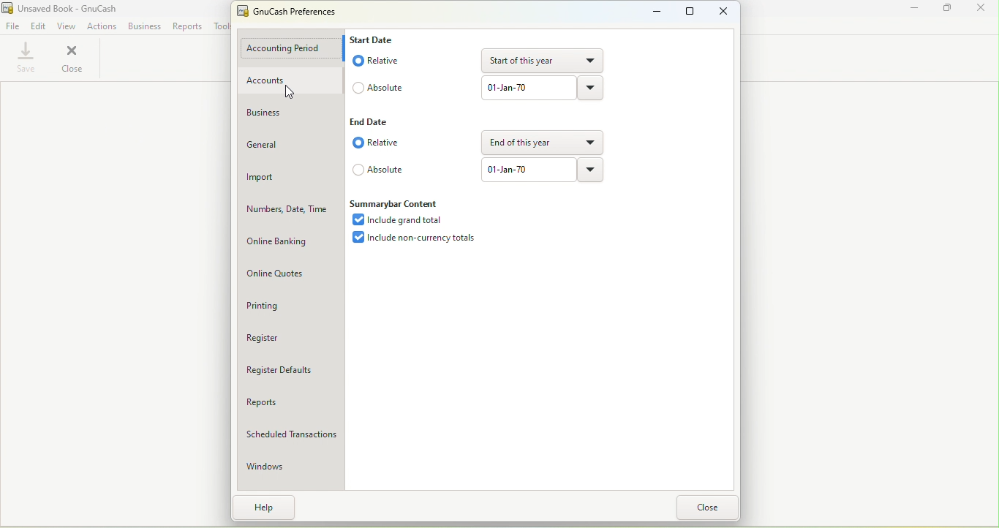 This screenshot has width=999, height=528. What do you see at coordinates (293, 468) in the screenshot?
I see `Windows` at bounding box center [293, 468].